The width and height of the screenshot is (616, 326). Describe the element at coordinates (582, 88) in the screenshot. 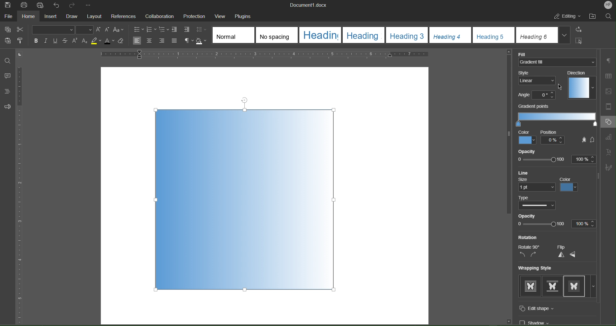

I see `Direct options` at that location.